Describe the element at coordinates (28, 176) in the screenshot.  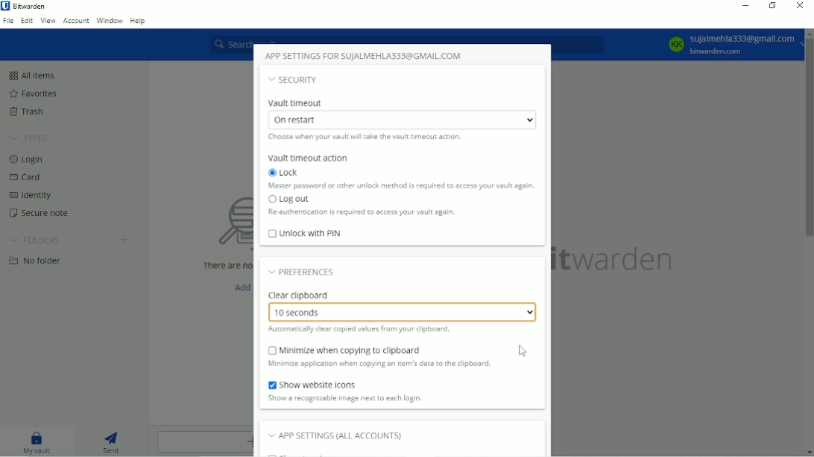
I see `Card` at that location.